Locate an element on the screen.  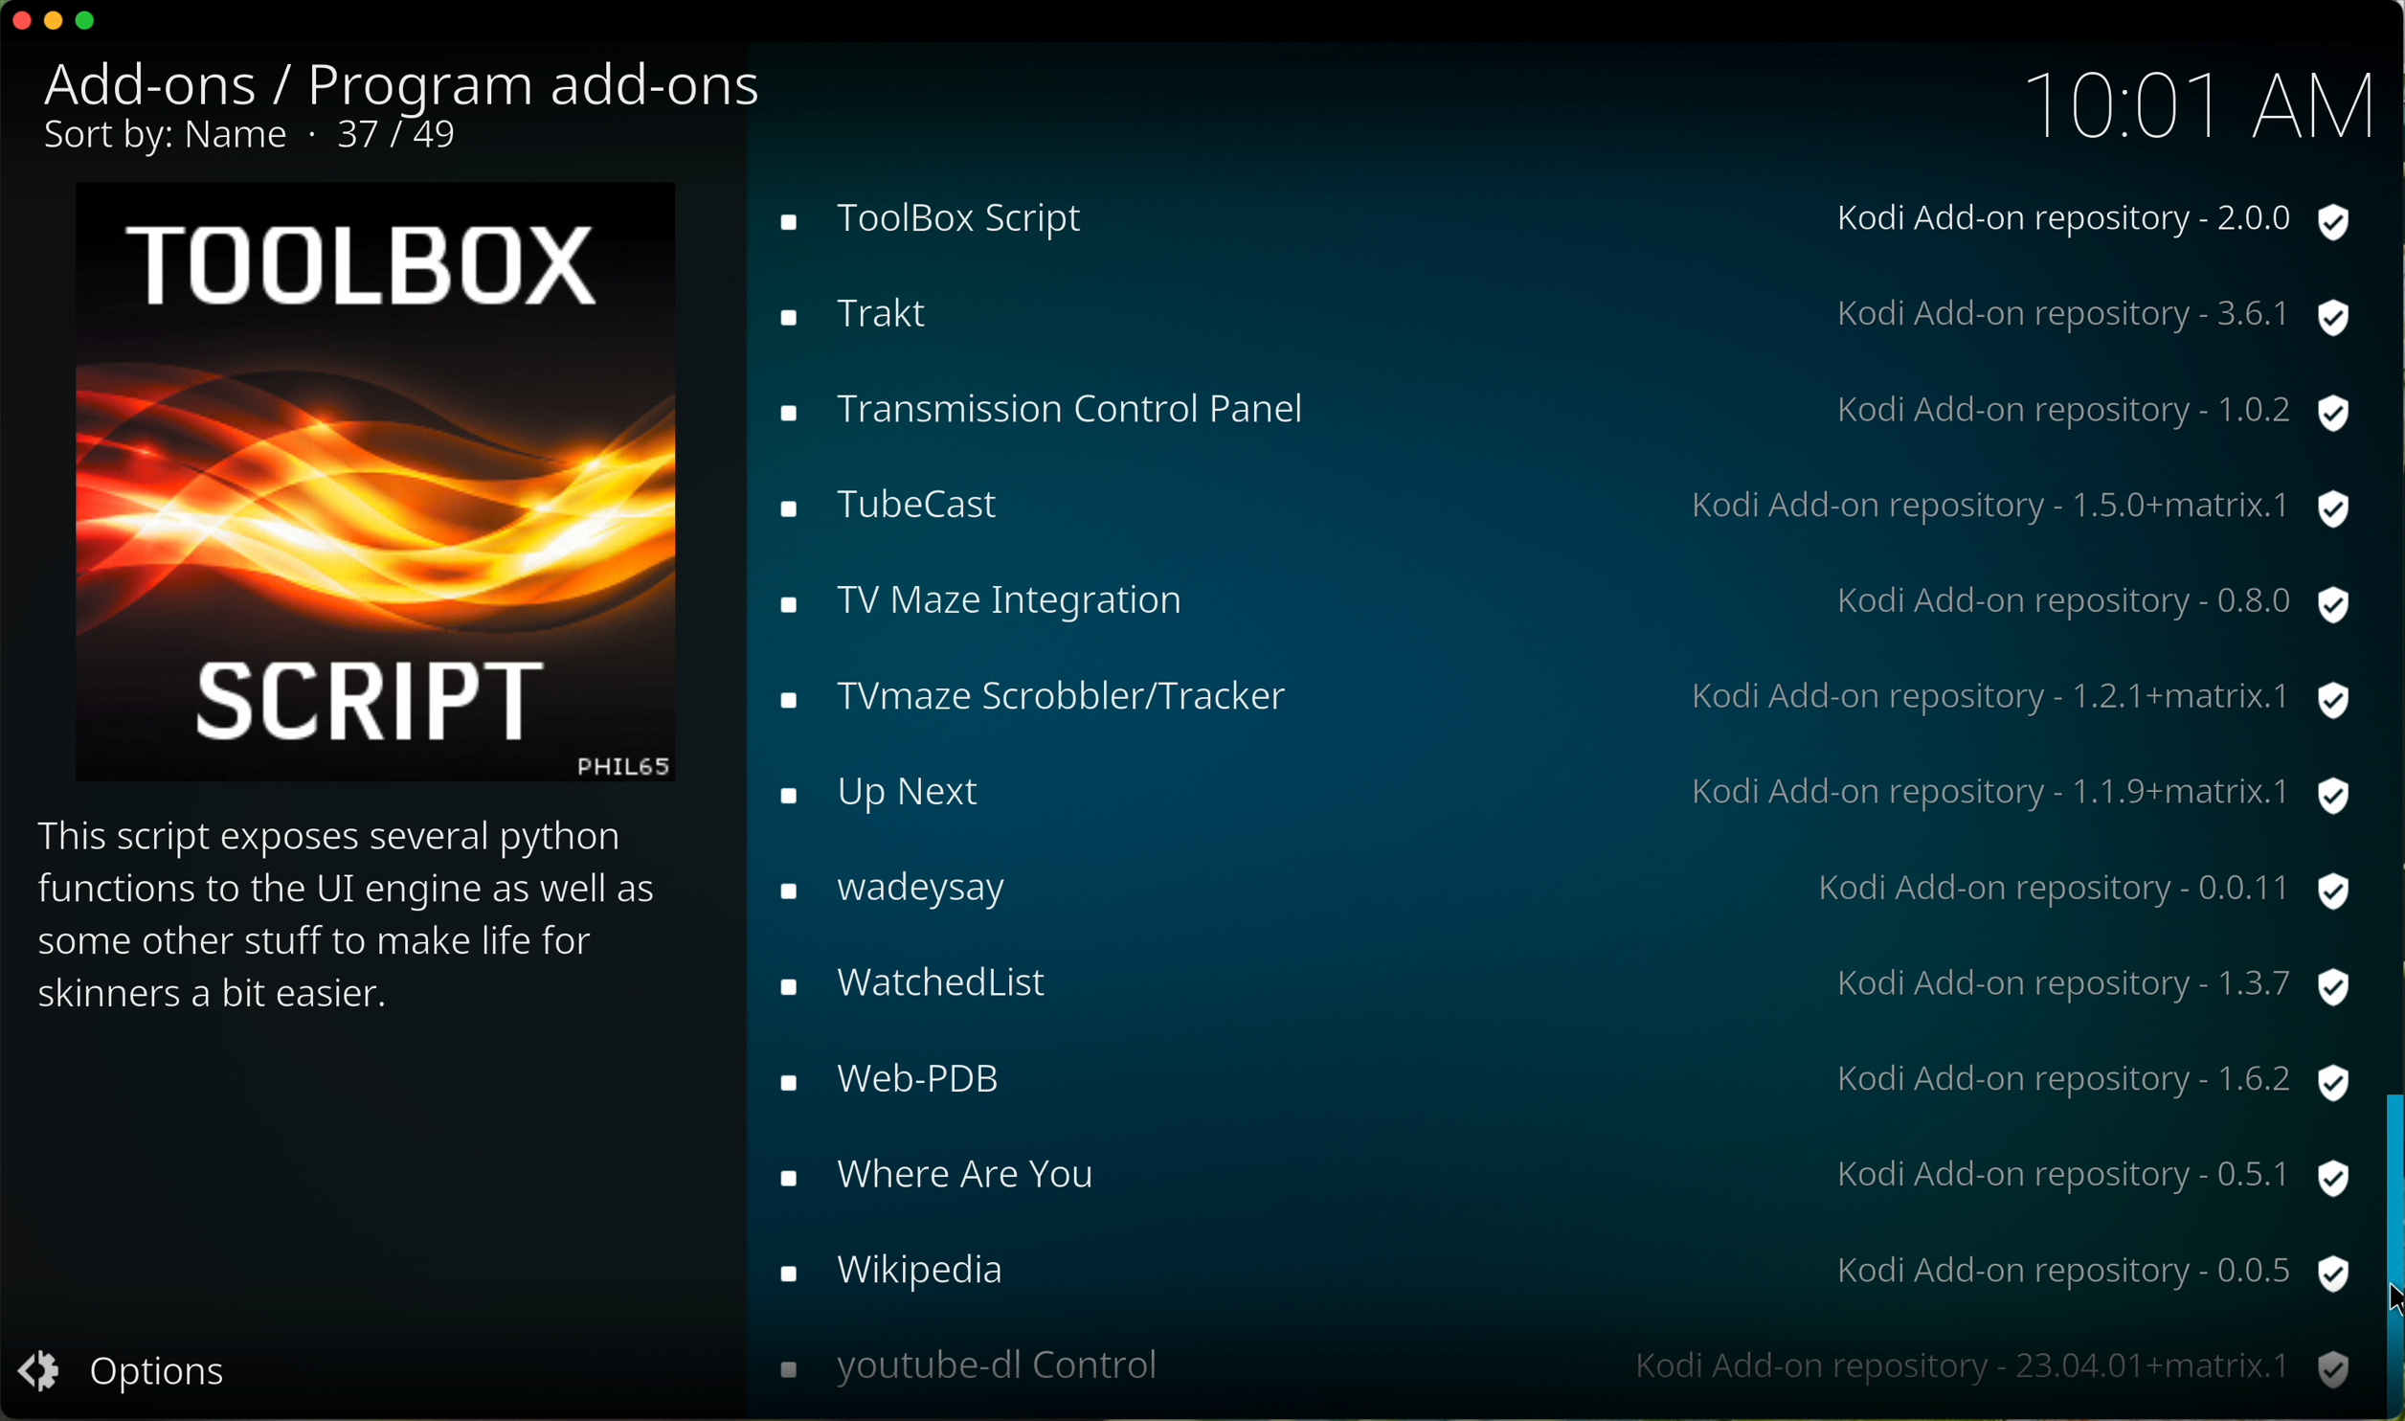
up next is located at coordinates (1562, 789).